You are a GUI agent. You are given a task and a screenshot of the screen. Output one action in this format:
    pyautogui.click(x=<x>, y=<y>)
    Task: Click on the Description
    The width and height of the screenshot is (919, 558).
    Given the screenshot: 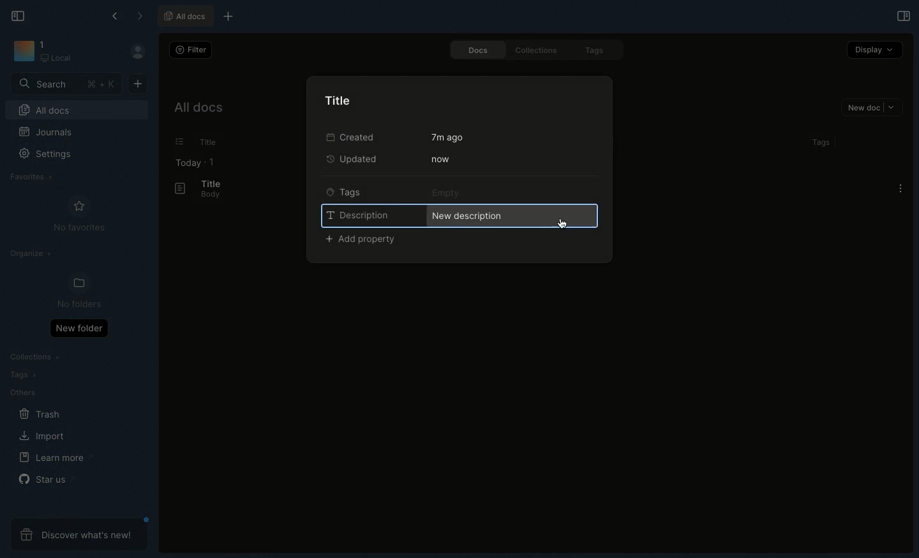 What is the action you would take?
    pyautogui.click(x=357, y=215)
    